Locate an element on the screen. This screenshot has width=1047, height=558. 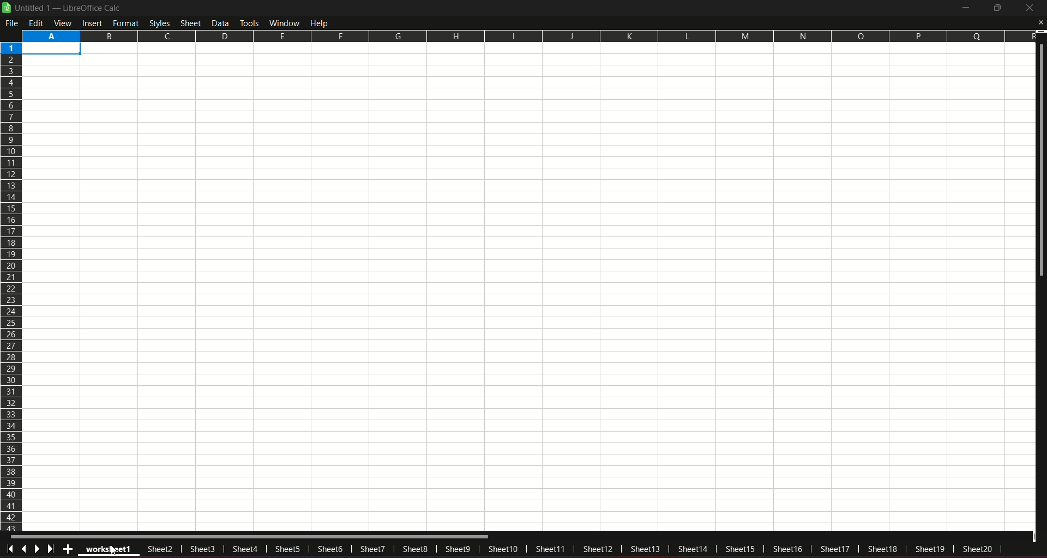
Minimize is located at coordinates (964, 8).